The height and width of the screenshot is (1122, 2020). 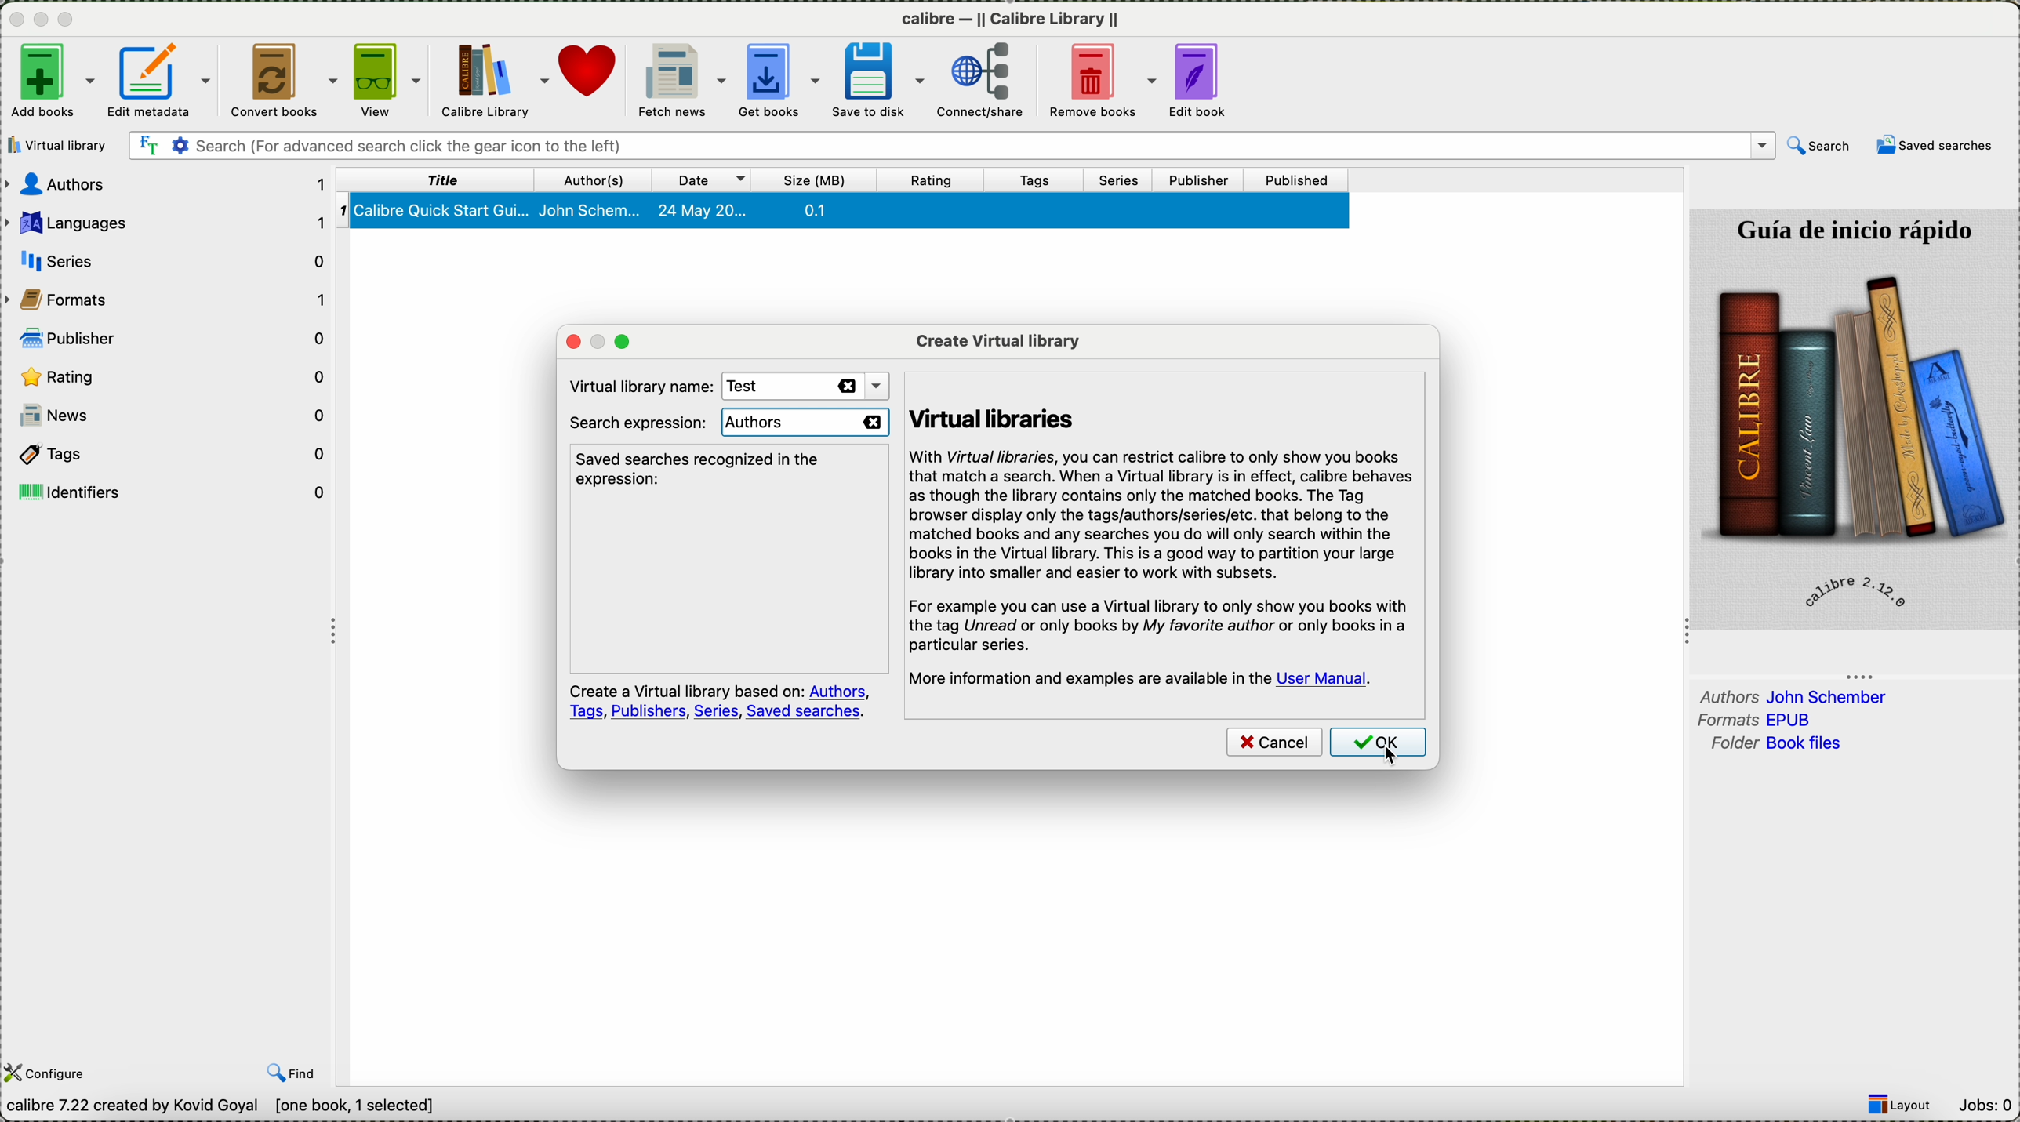 What do you see at coordinates (14, 22) in the screenshot?
I see `close` at bounding box center [14, 22].